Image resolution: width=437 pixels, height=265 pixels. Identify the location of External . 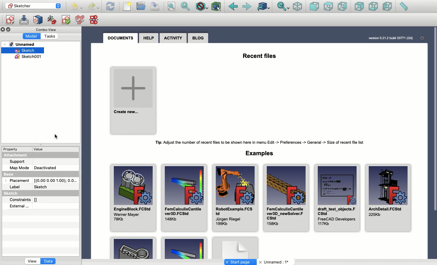
(20, 206).